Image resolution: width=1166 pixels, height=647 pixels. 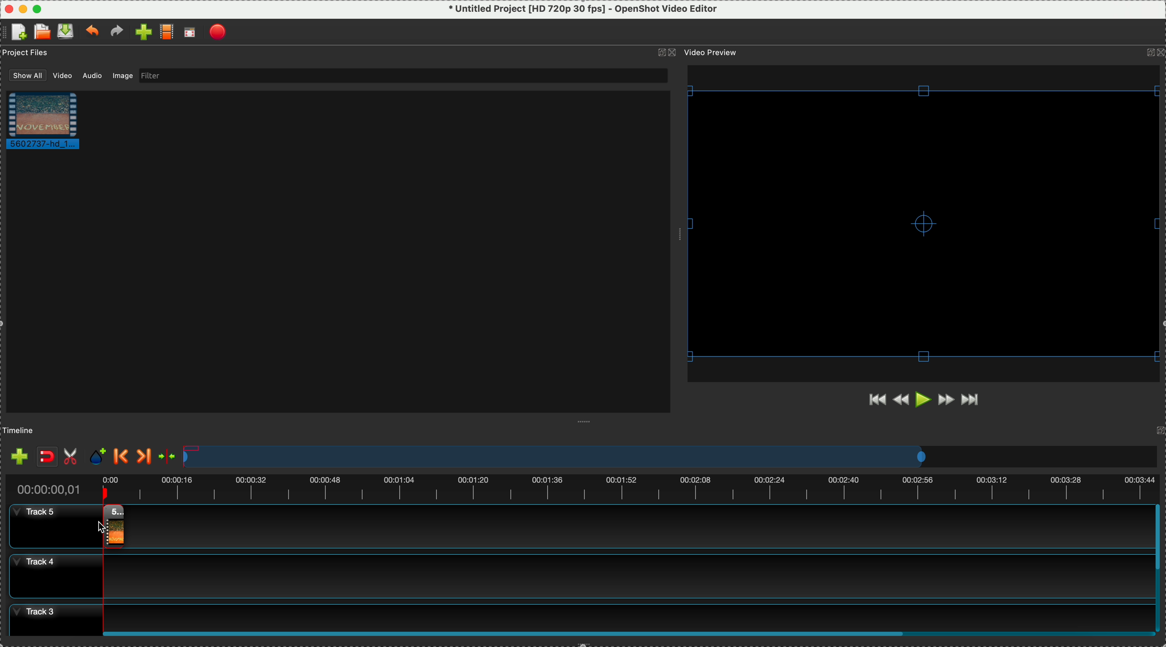 I want to click on video, so click(x=61, y=76).